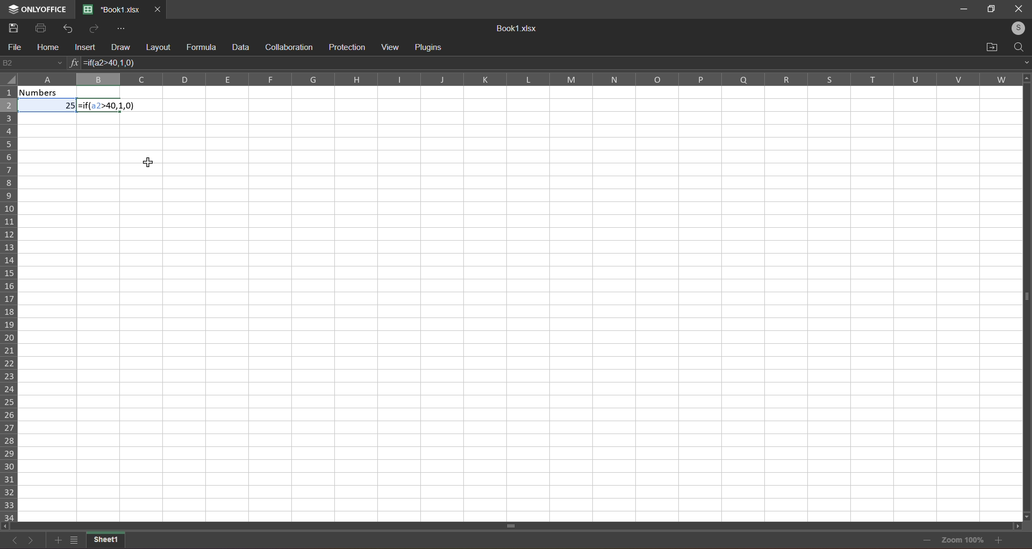 The height and width of the screenshot is (549, 1032). I want to click on list of sheet, so click(73, 542).